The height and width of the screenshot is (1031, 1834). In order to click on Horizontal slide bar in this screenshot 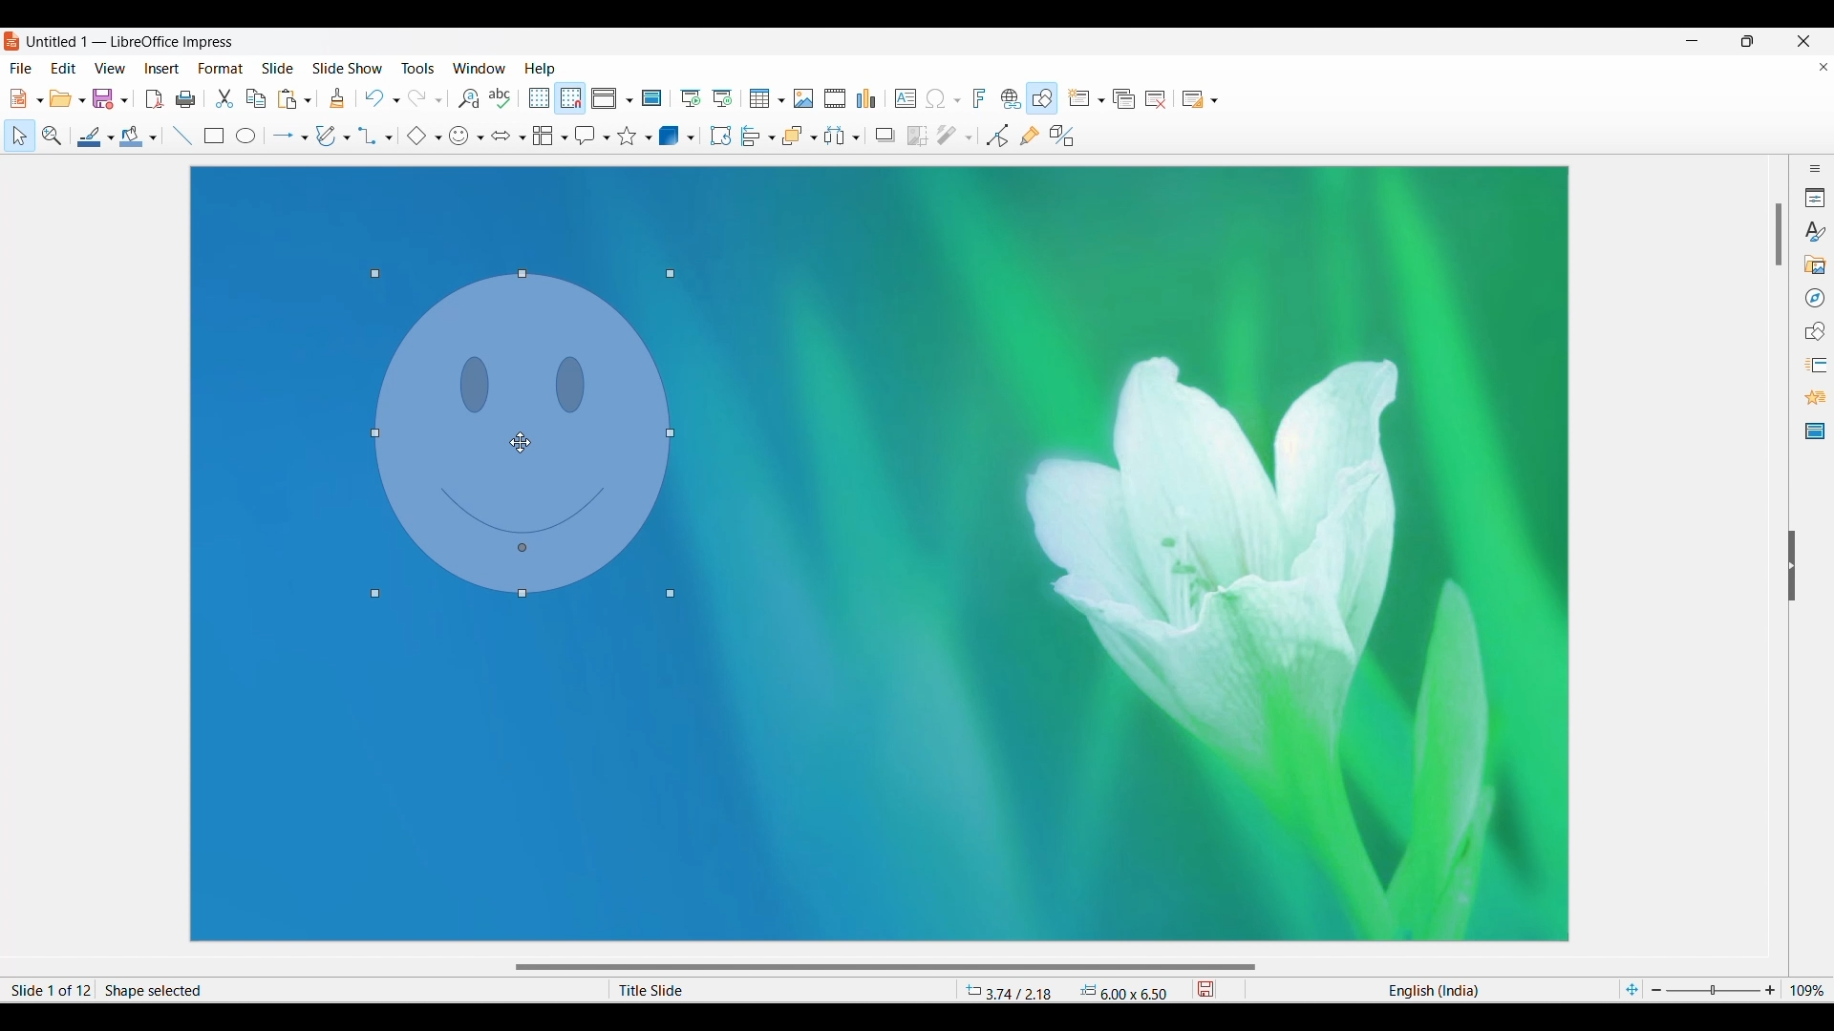, I will do `click(885, 968)`.